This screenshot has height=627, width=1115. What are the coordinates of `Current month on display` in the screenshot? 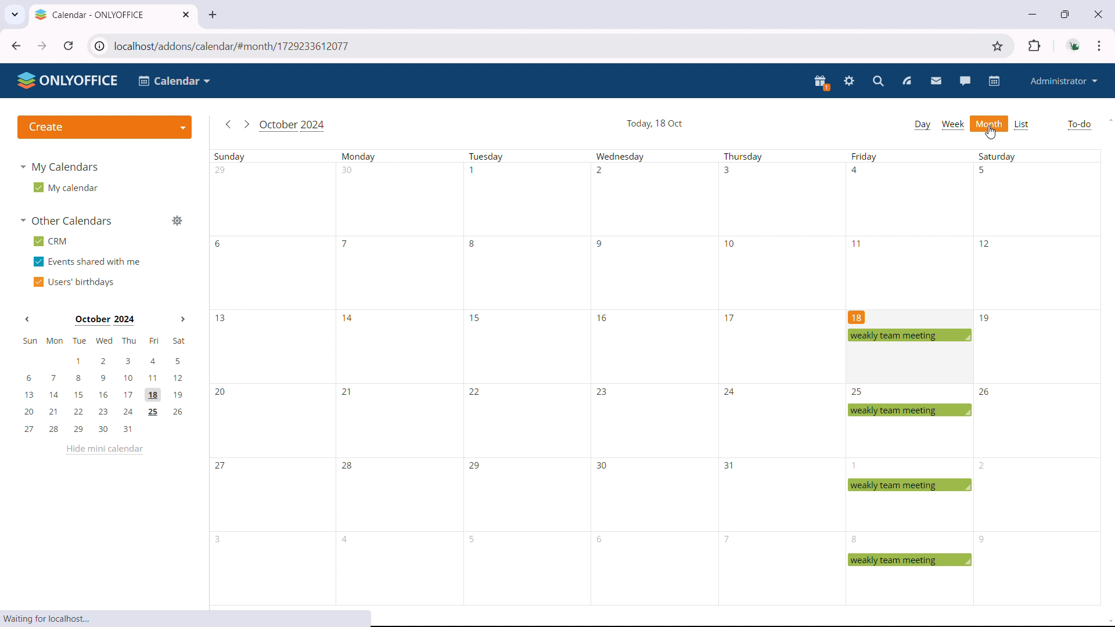 It's located at (104, 320).